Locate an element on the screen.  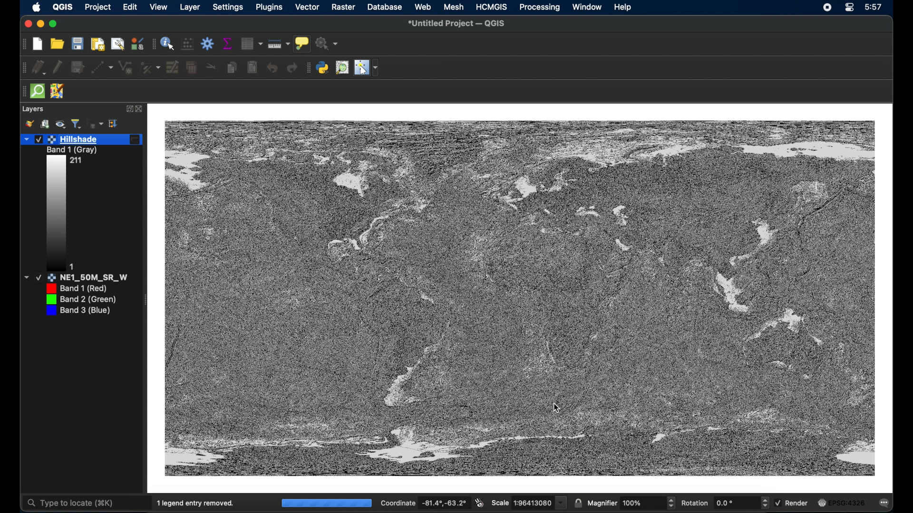
increase/decrease arrows is located at coordinates (767, 503).